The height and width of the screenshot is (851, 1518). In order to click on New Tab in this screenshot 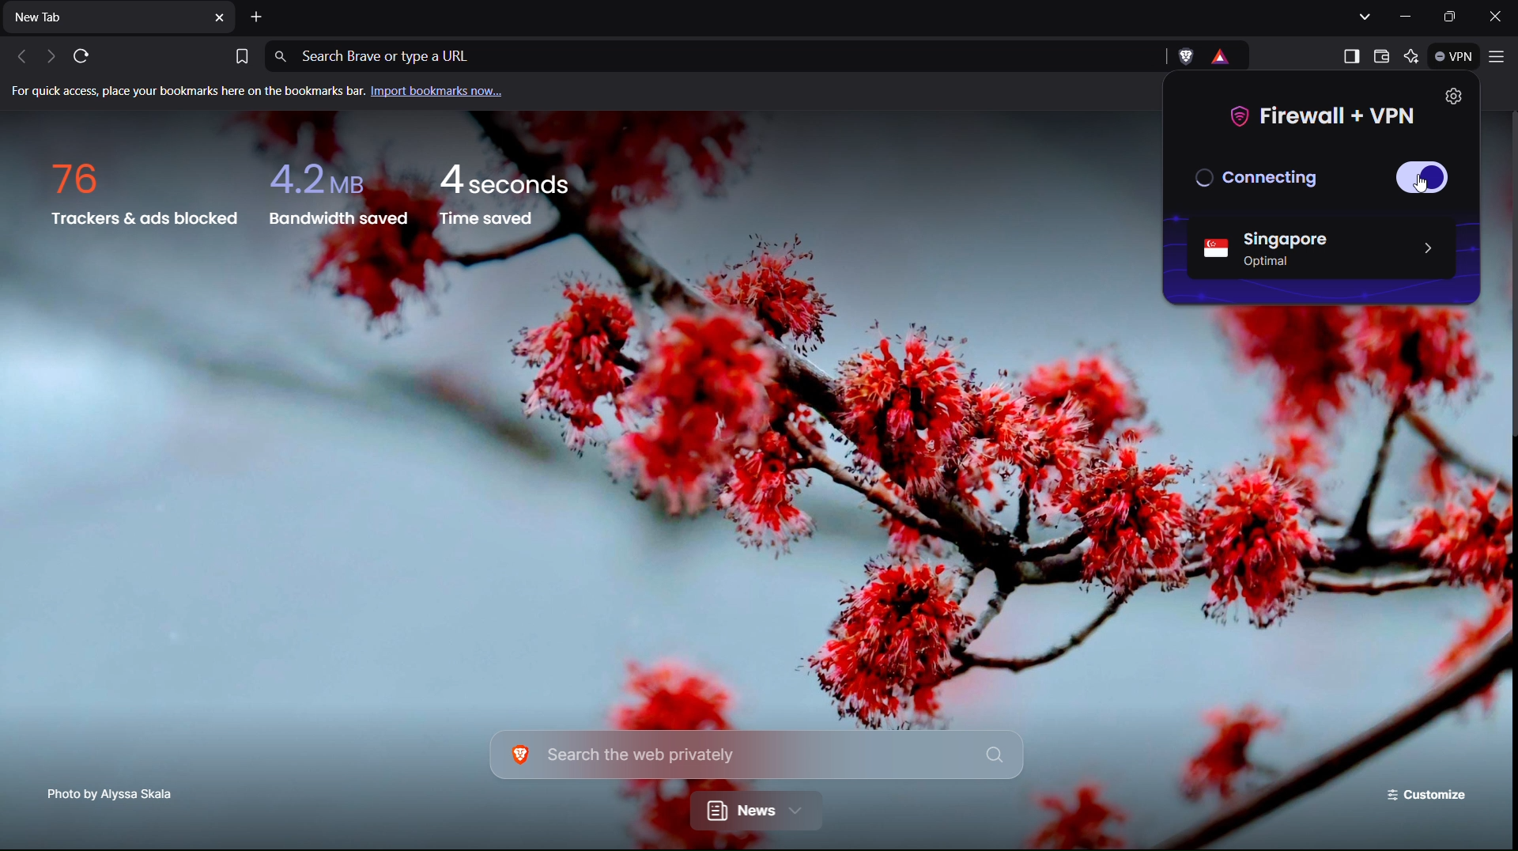, I will do `click(119, 17)`.